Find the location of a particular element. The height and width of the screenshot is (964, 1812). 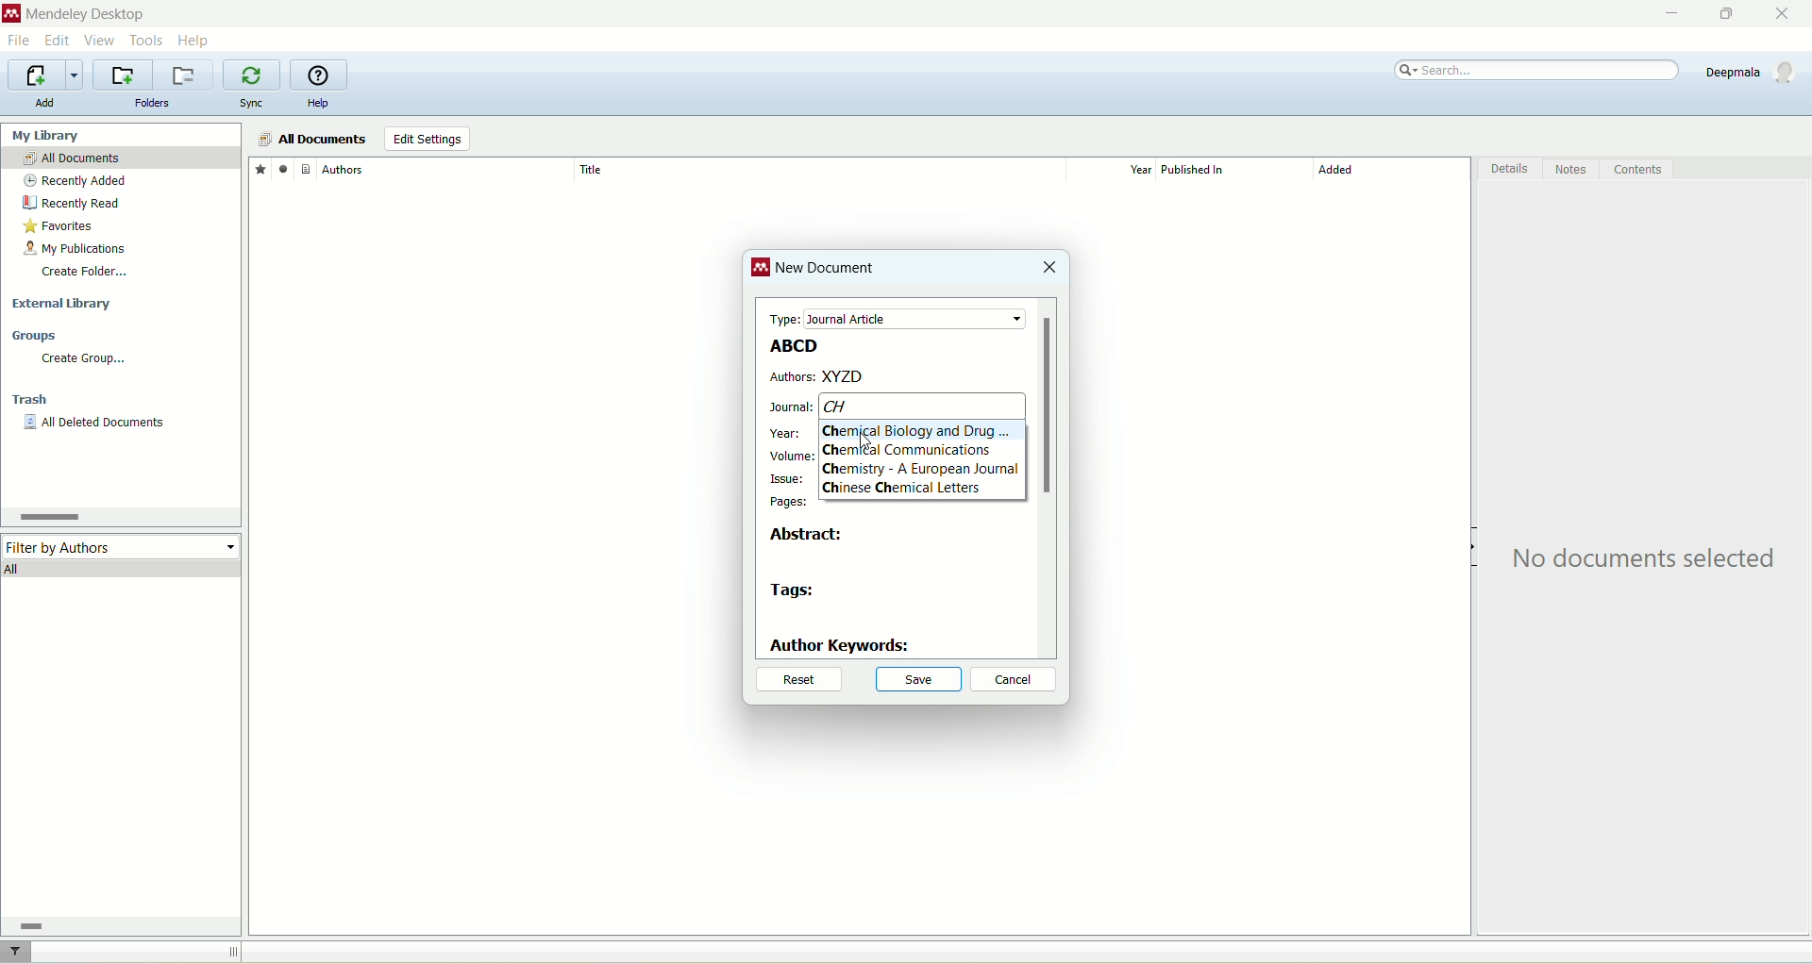

edit settings is located at coordinates (427, 140).